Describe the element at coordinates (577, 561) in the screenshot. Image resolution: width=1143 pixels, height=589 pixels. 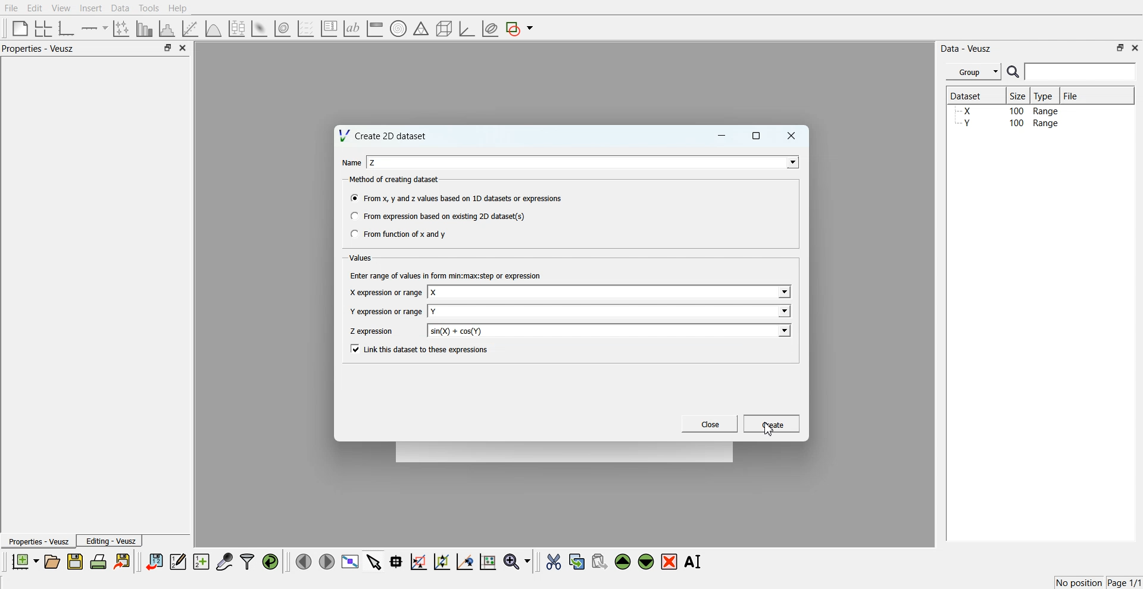
I see `Copy the selected widget` at that location.